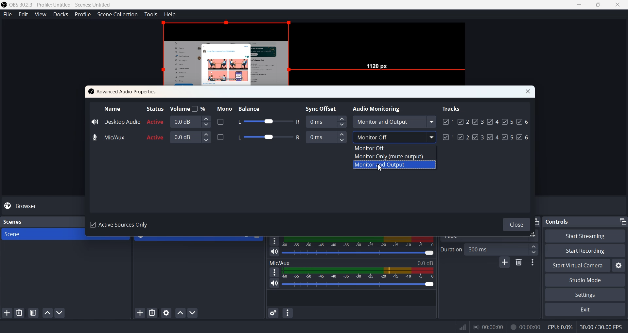 The width and height of the screenshot is (628, 333). Describe the element at coordinates (602, 327) in the screenshot. I see `30.00 / 30.00 FPS` at that location.